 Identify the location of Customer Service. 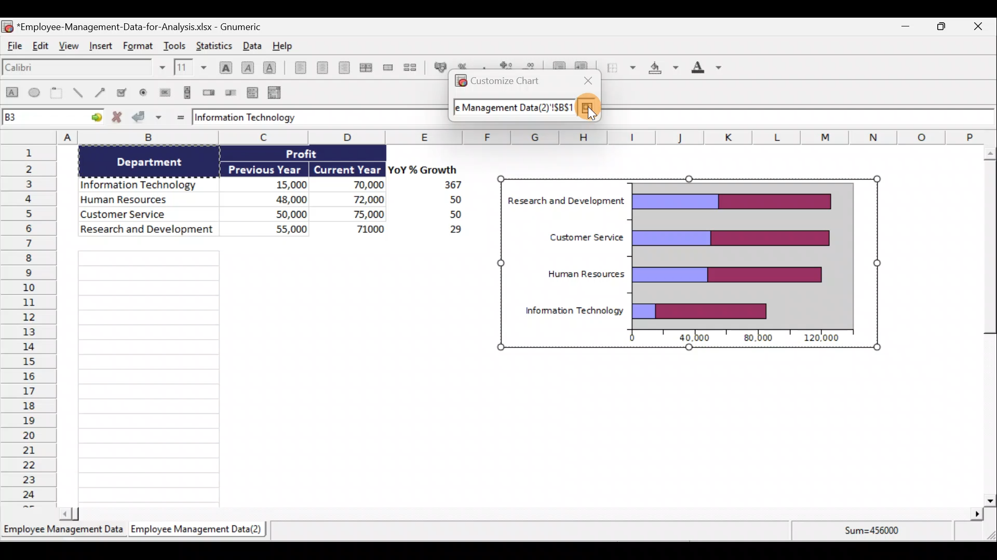
(580, 239).